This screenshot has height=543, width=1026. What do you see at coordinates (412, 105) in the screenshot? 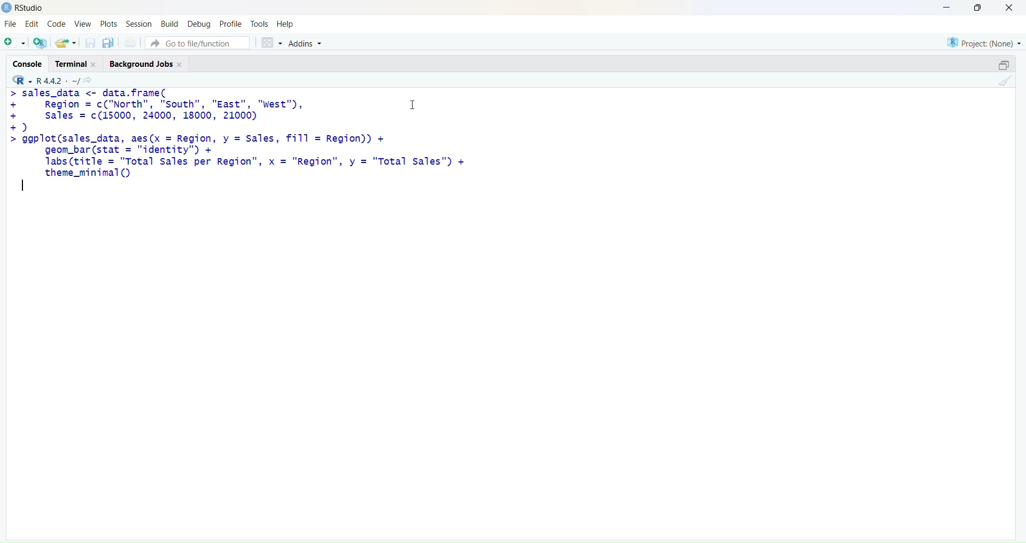
I see `cursor` at bounding box center [412, 105].